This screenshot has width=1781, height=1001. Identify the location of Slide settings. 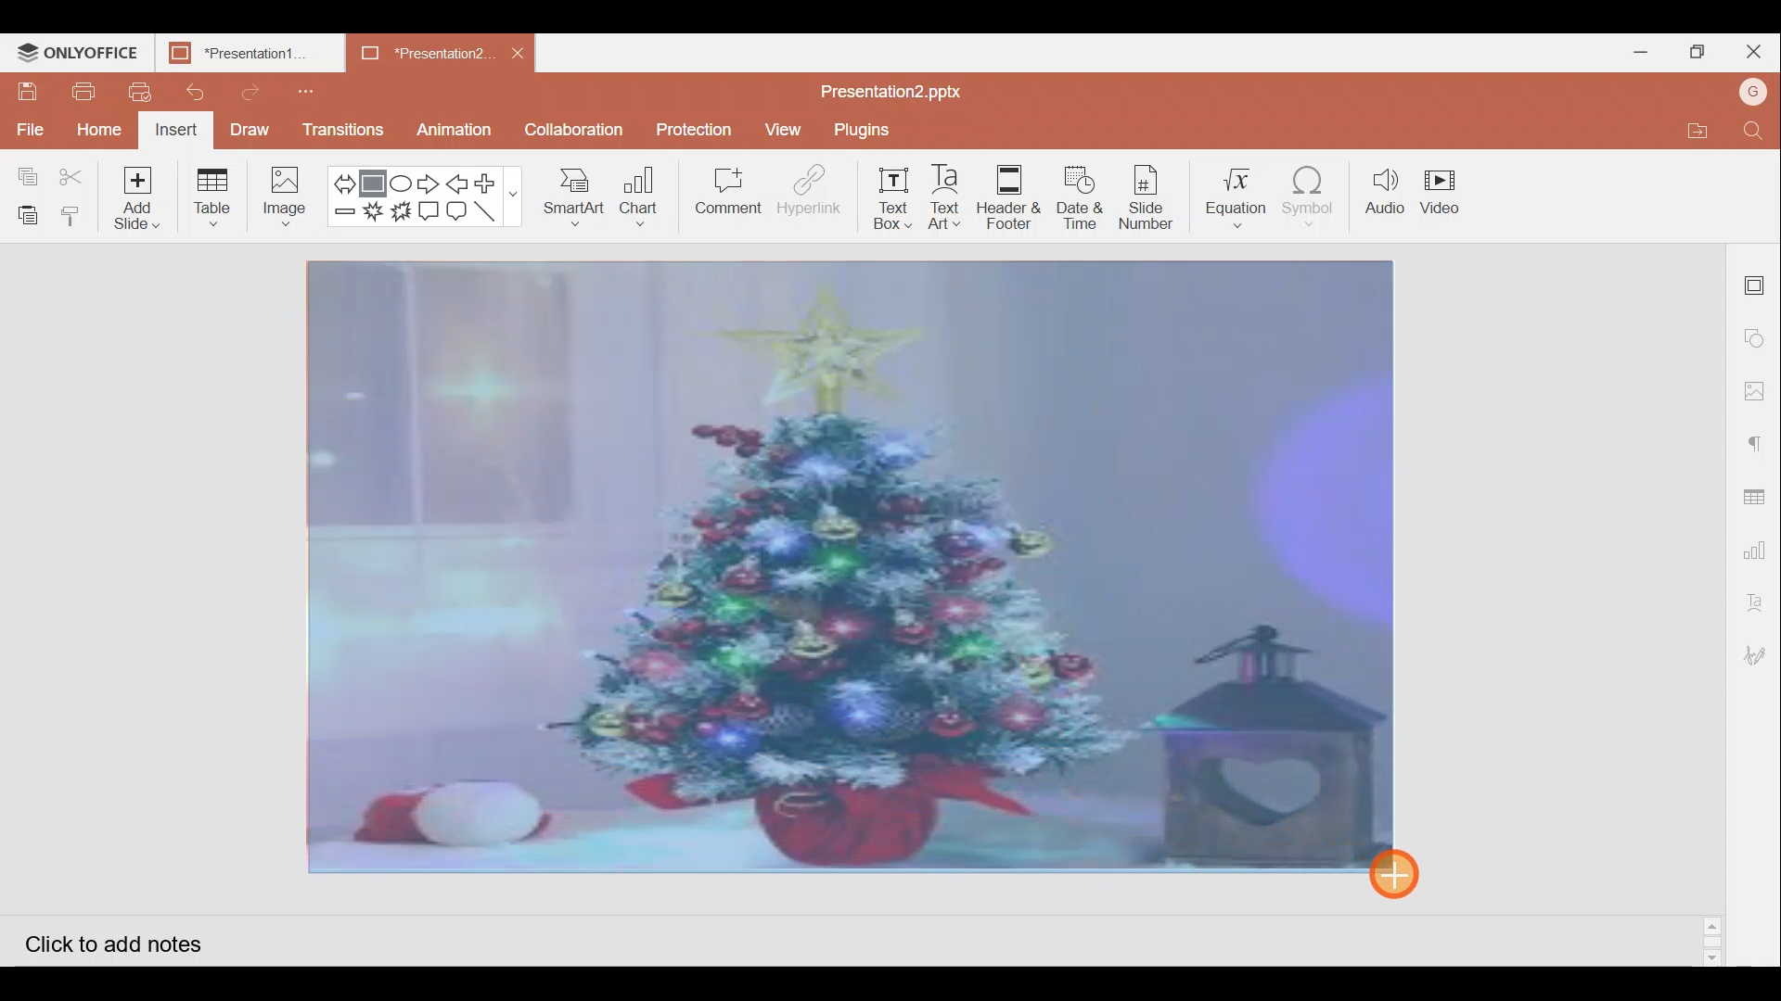
(1758, 280).